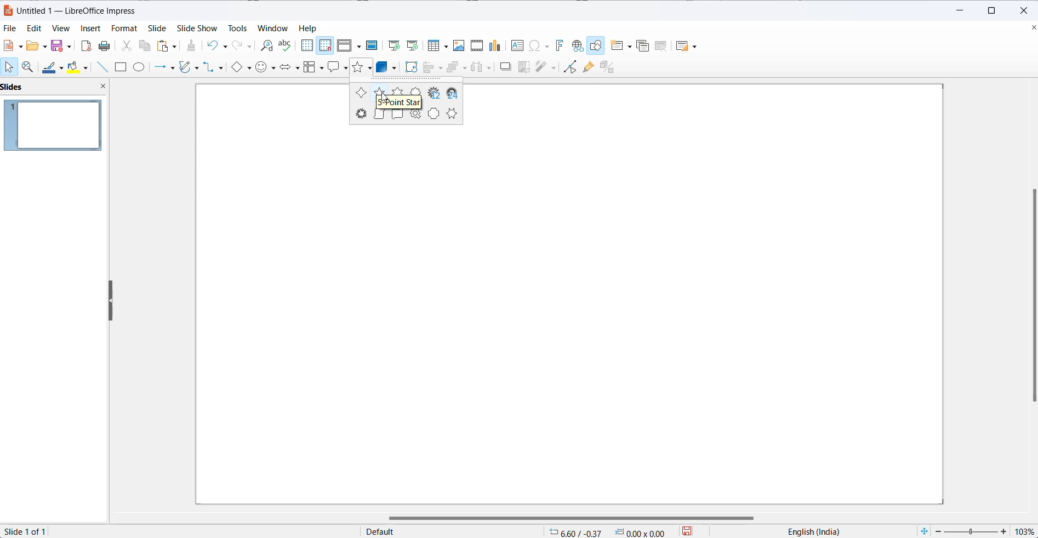 The height and width of the screenshot is (538, 1038). Describe the element at coordinates (31, 531) in the screenshot. I see `slide 1 of 1` at that location.